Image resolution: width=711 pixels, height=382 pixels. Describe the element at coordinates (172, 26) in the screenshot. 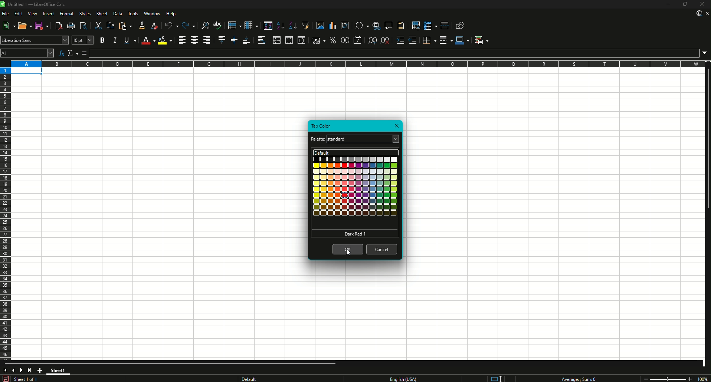

I see `Undo` at that location.